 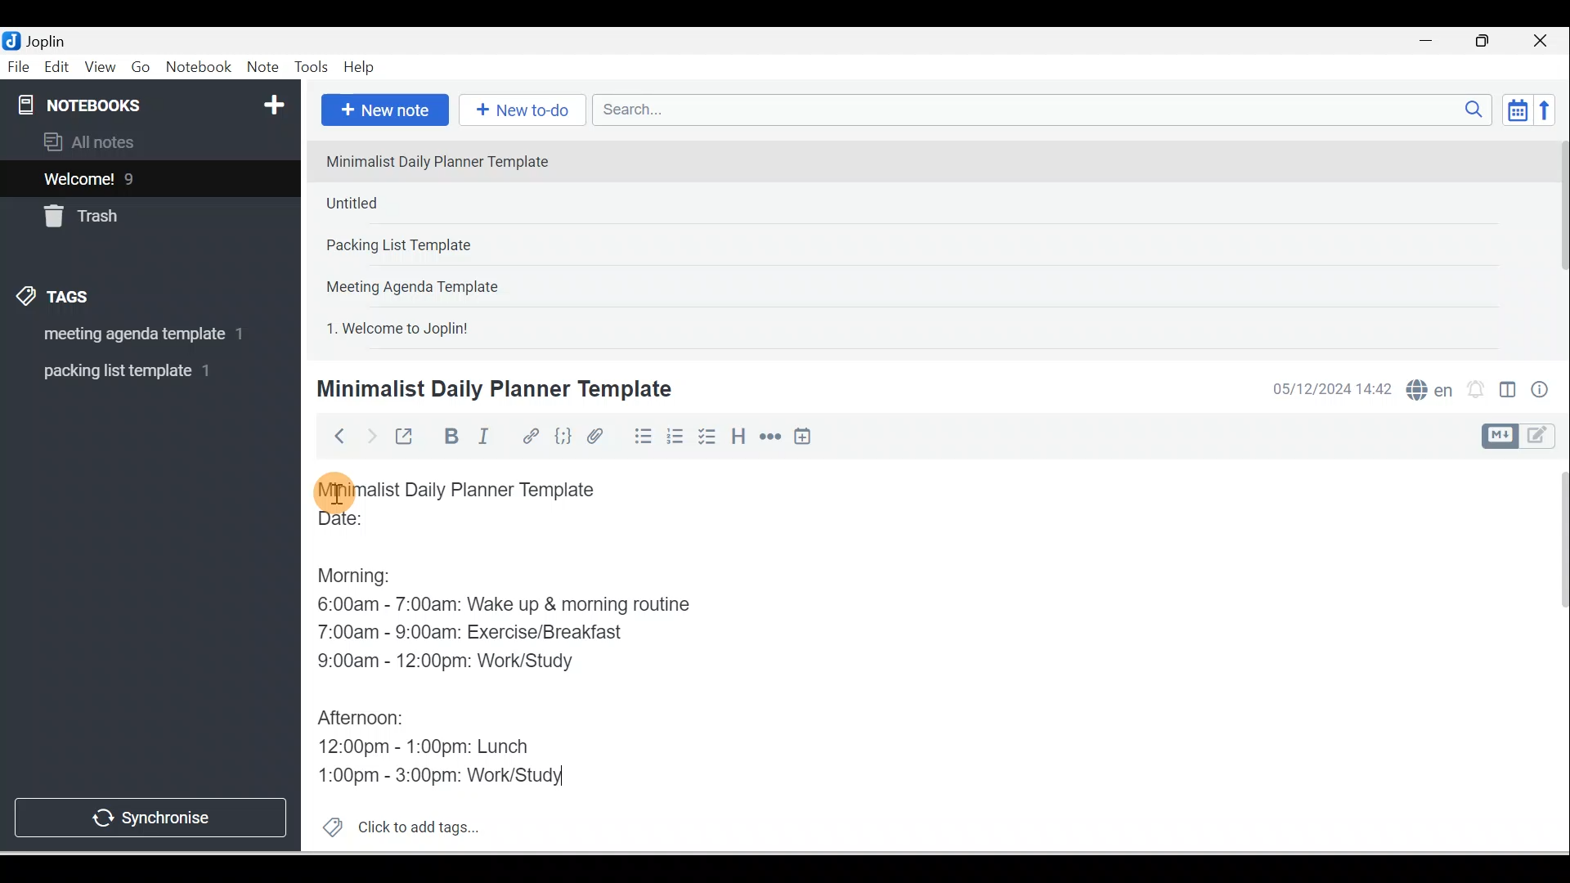 What do you see at coordinates (435, 283) in the screenshot?
I see `Note 4` at bounding box center [435, 283].